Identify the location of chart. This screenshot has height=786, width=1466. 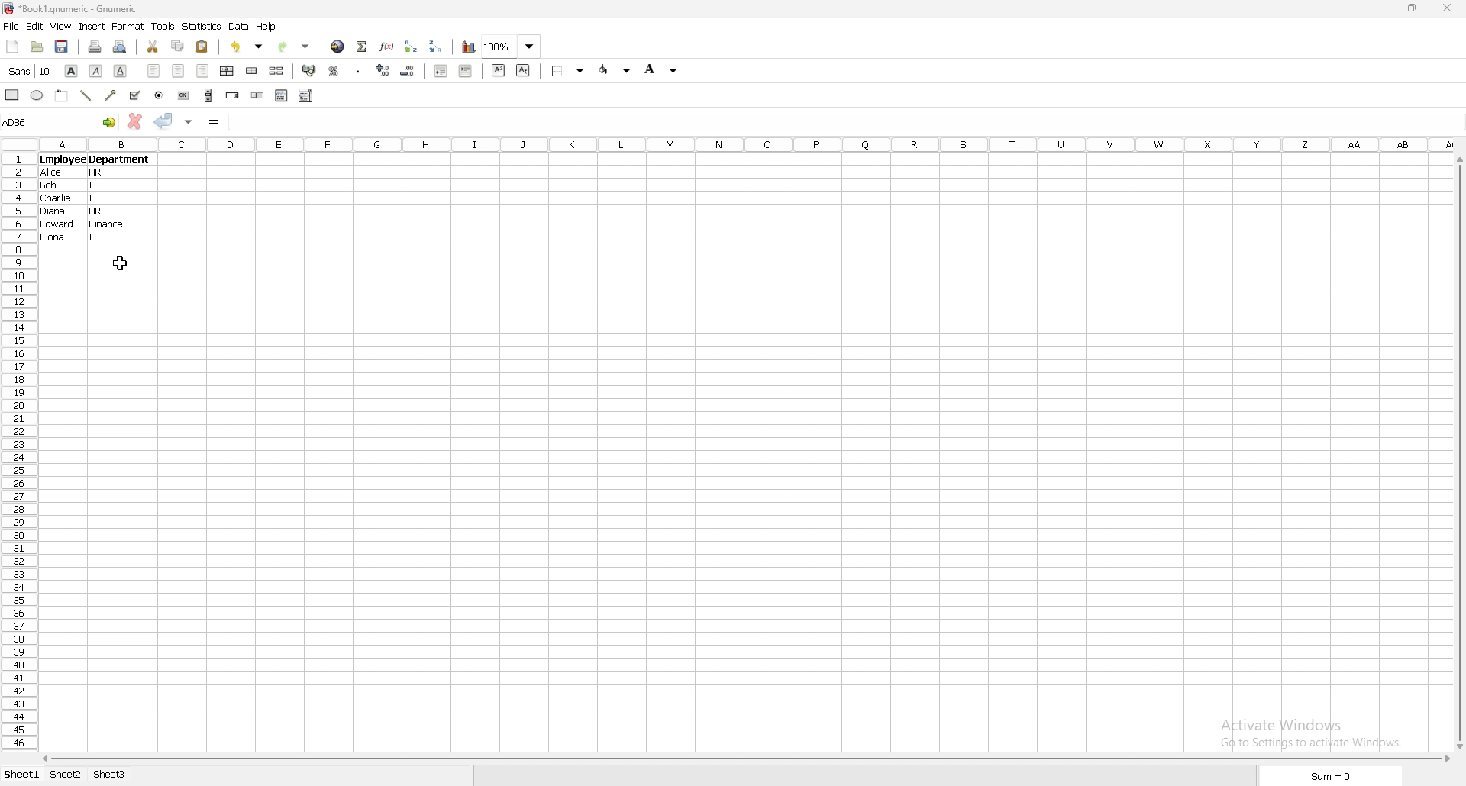
(470, 47).